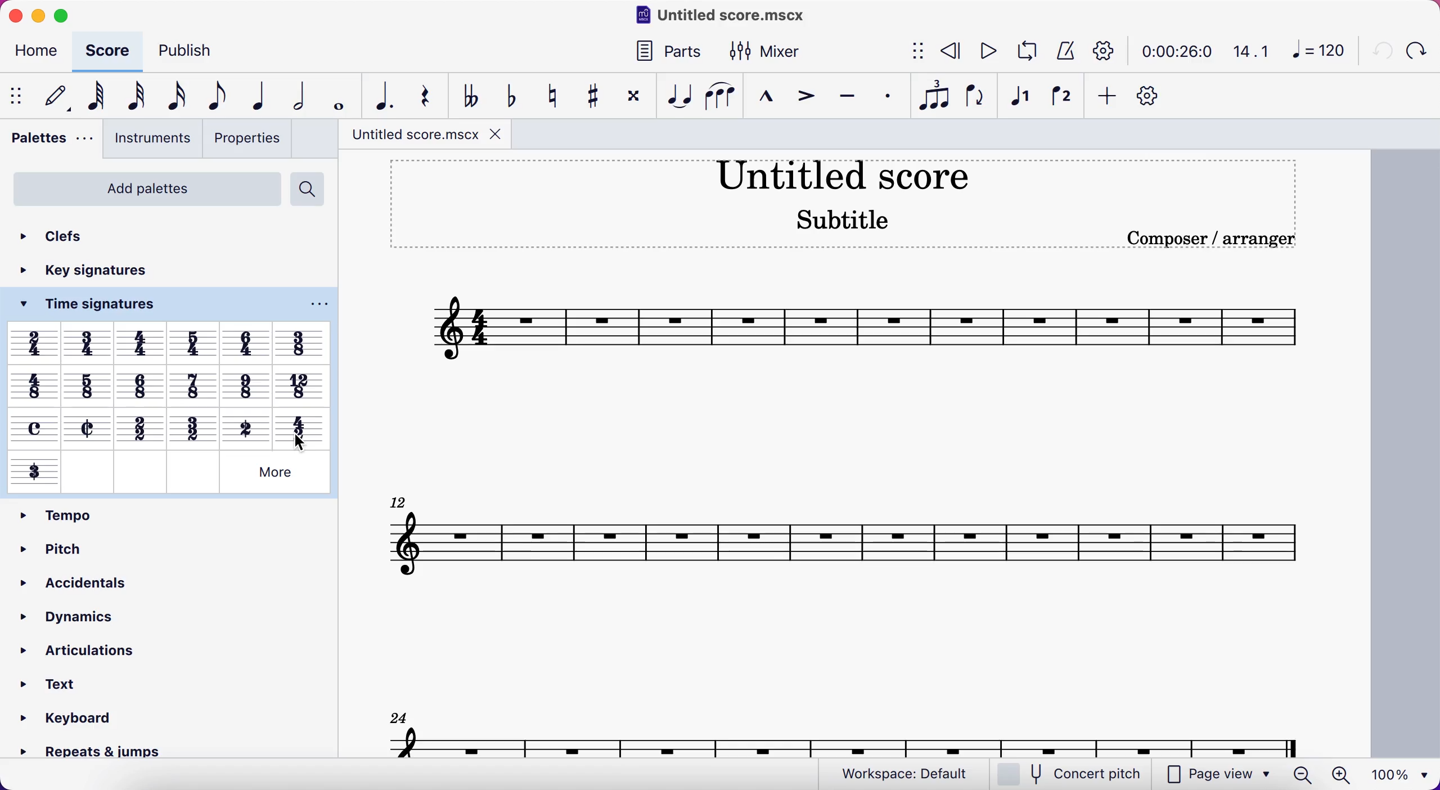  Describe the element at coordinates (897, 772) in the screenshot. I see `workspace: default` at that location.